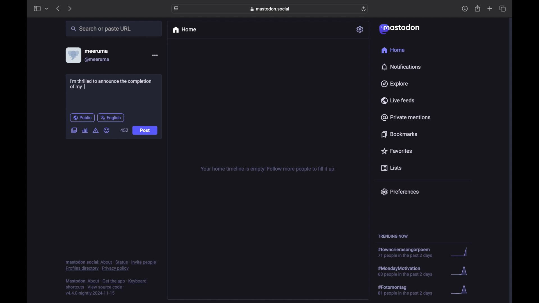 The image size is (539, 303). I want to click on public, so click(82, 118).